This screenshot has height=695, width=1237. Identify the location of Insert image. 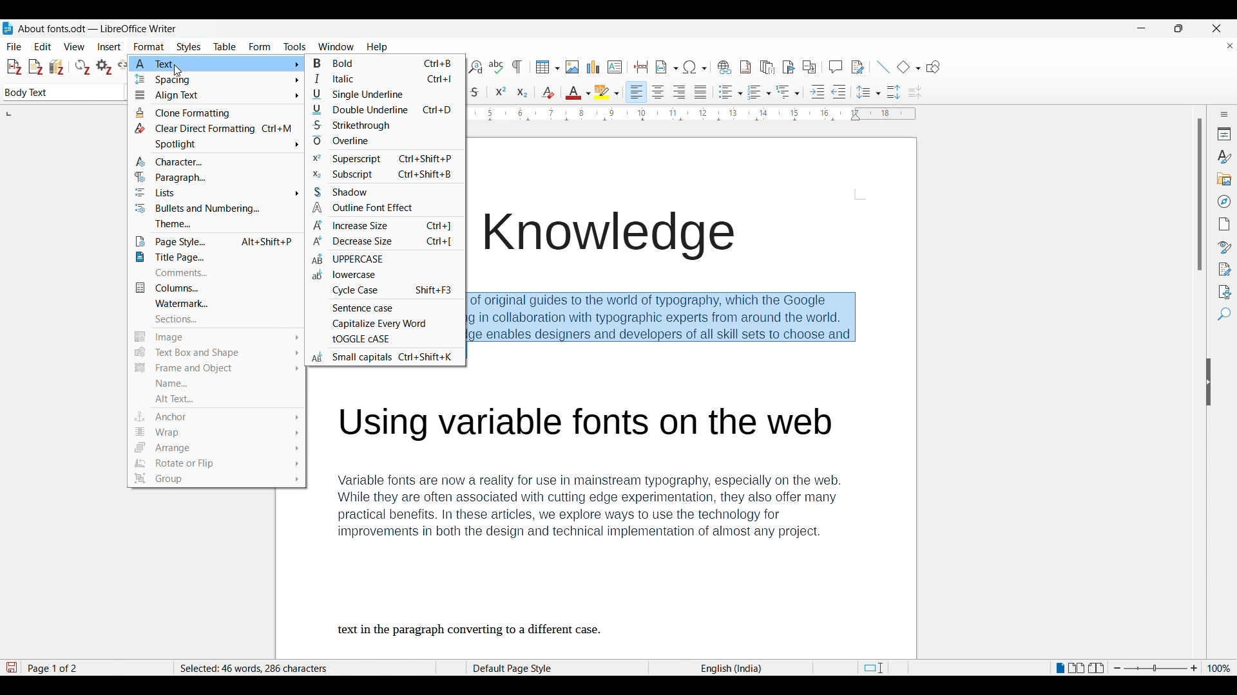
(573, 67).